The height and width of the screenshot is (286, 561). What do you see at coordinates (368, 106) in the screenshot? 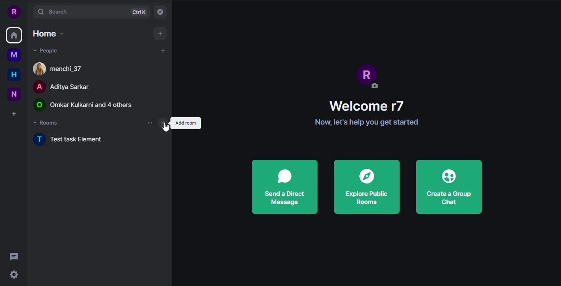
I see `welcome` at bounding box center [368, 106].